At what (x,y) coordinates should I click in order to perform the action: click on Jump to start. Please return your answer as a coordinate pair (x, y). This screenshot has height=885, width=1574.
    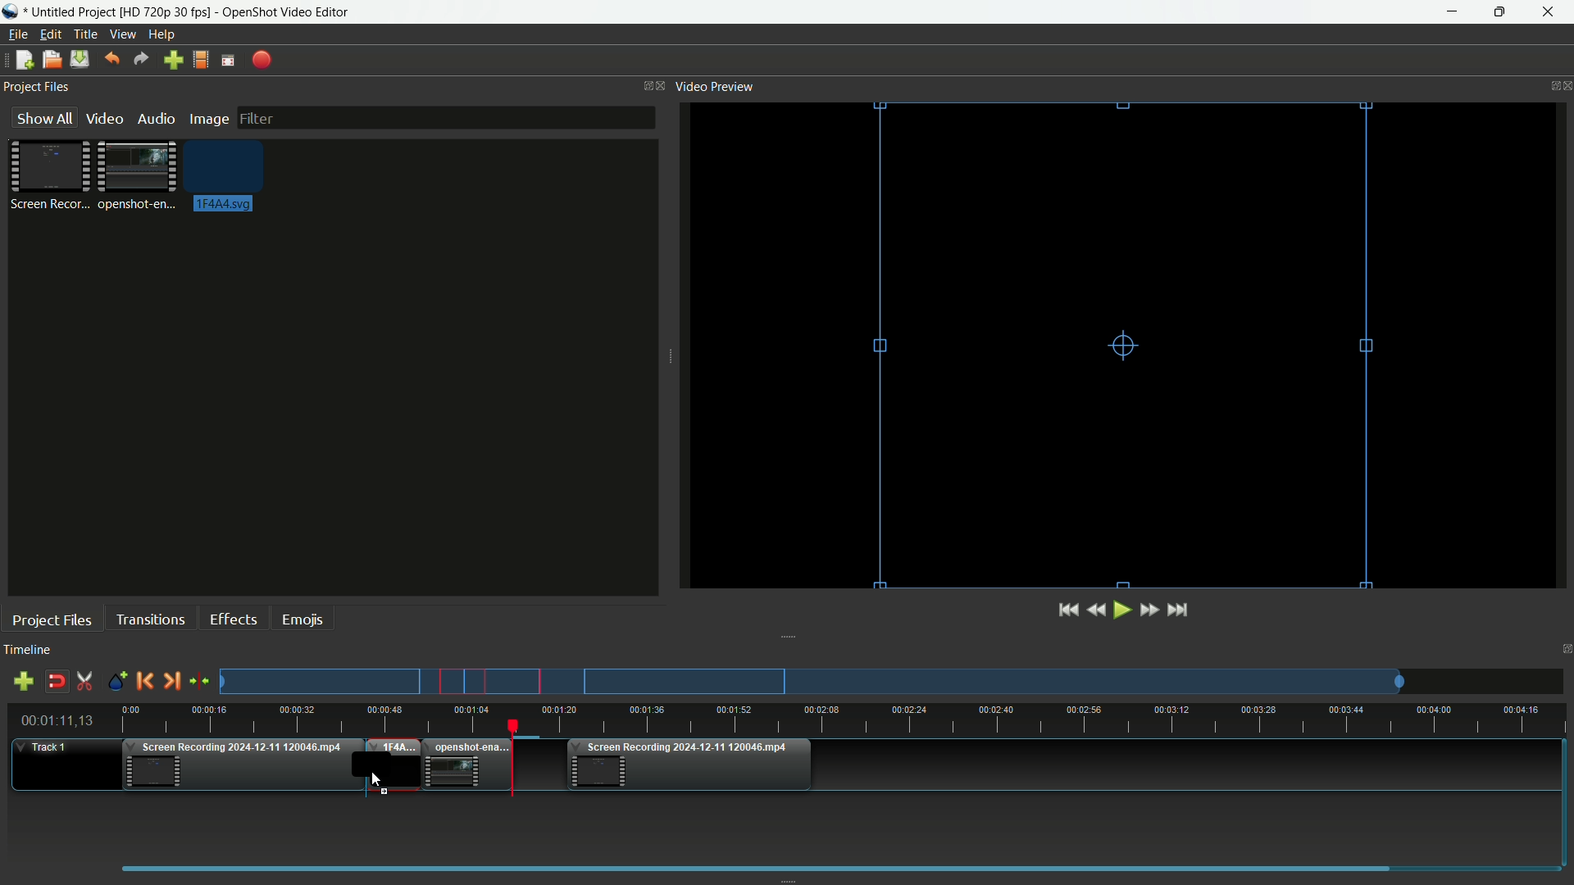
    Looking at the image, I should click on (1066, 610).